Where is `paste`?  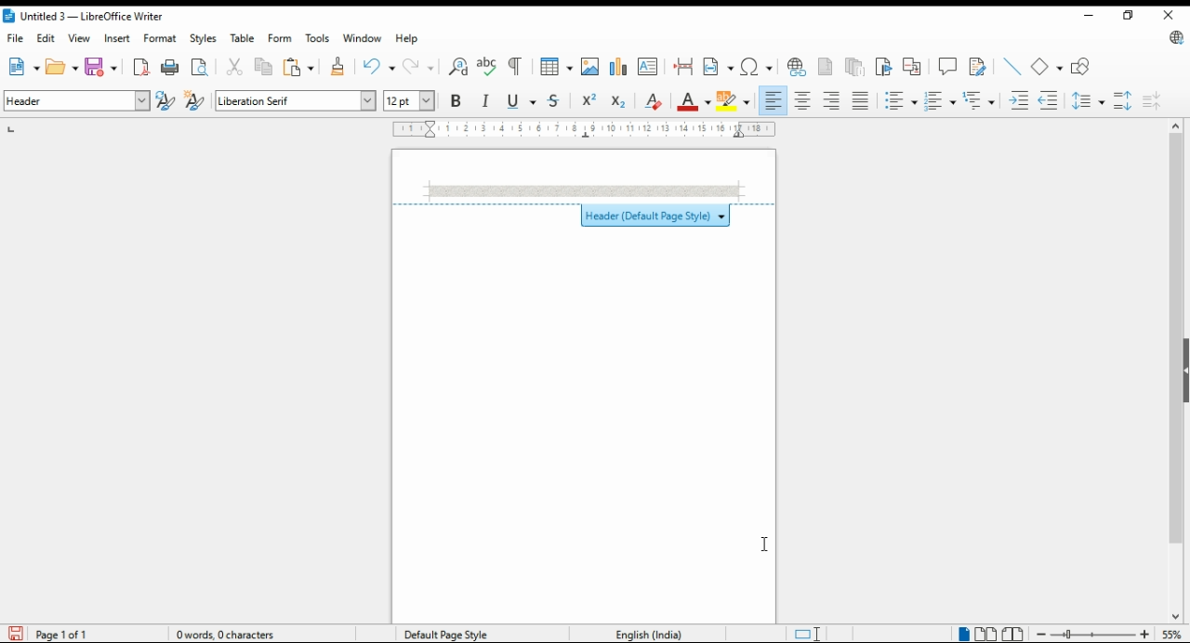
paste is located at coordinates (299, 67).